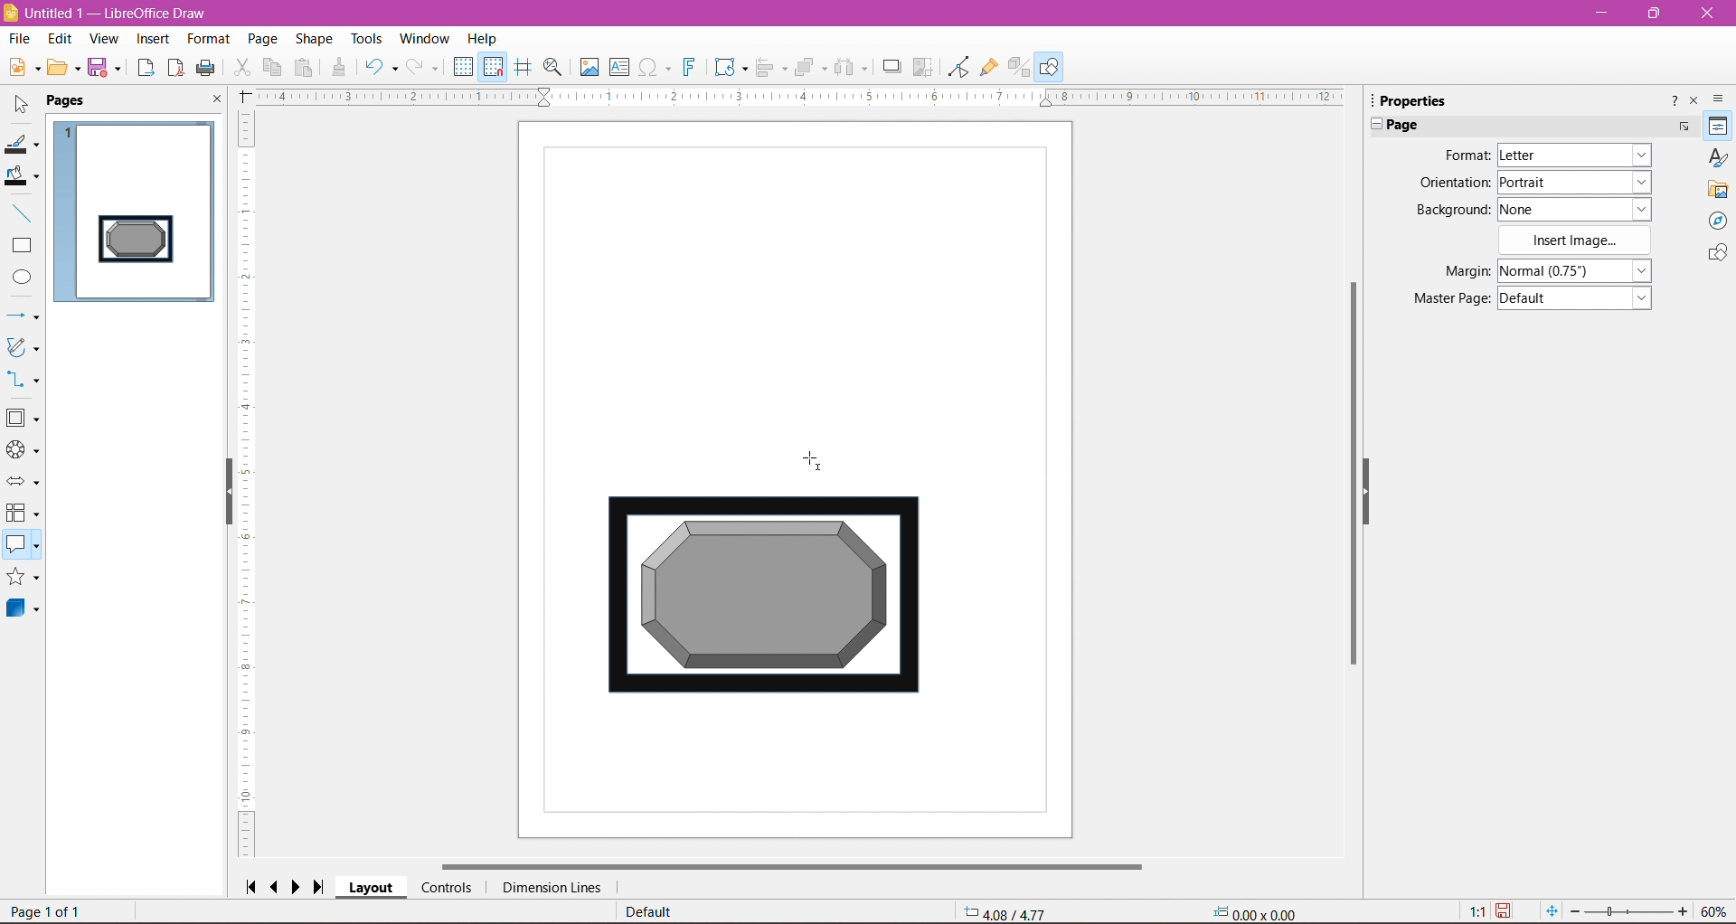 The image size is (1736, 924). I want to click on Drawe Callout Cursor, so click(815, 457).